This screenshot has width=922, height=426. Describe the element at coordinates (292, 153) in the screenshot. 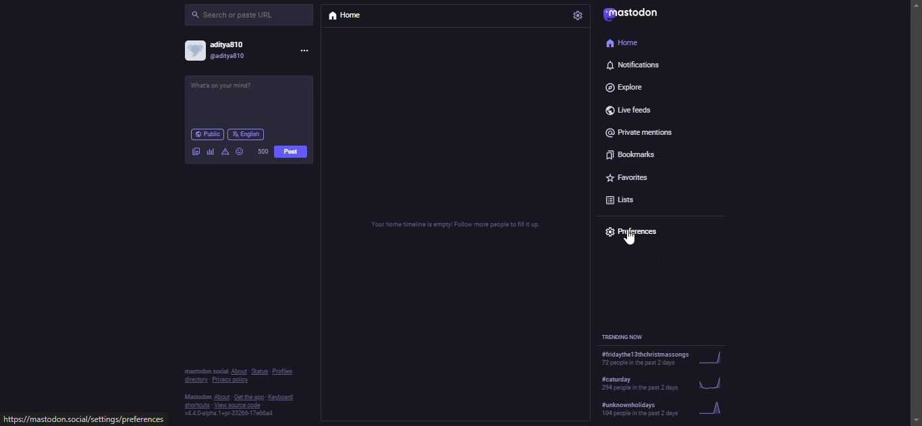

I see `post` at that location.